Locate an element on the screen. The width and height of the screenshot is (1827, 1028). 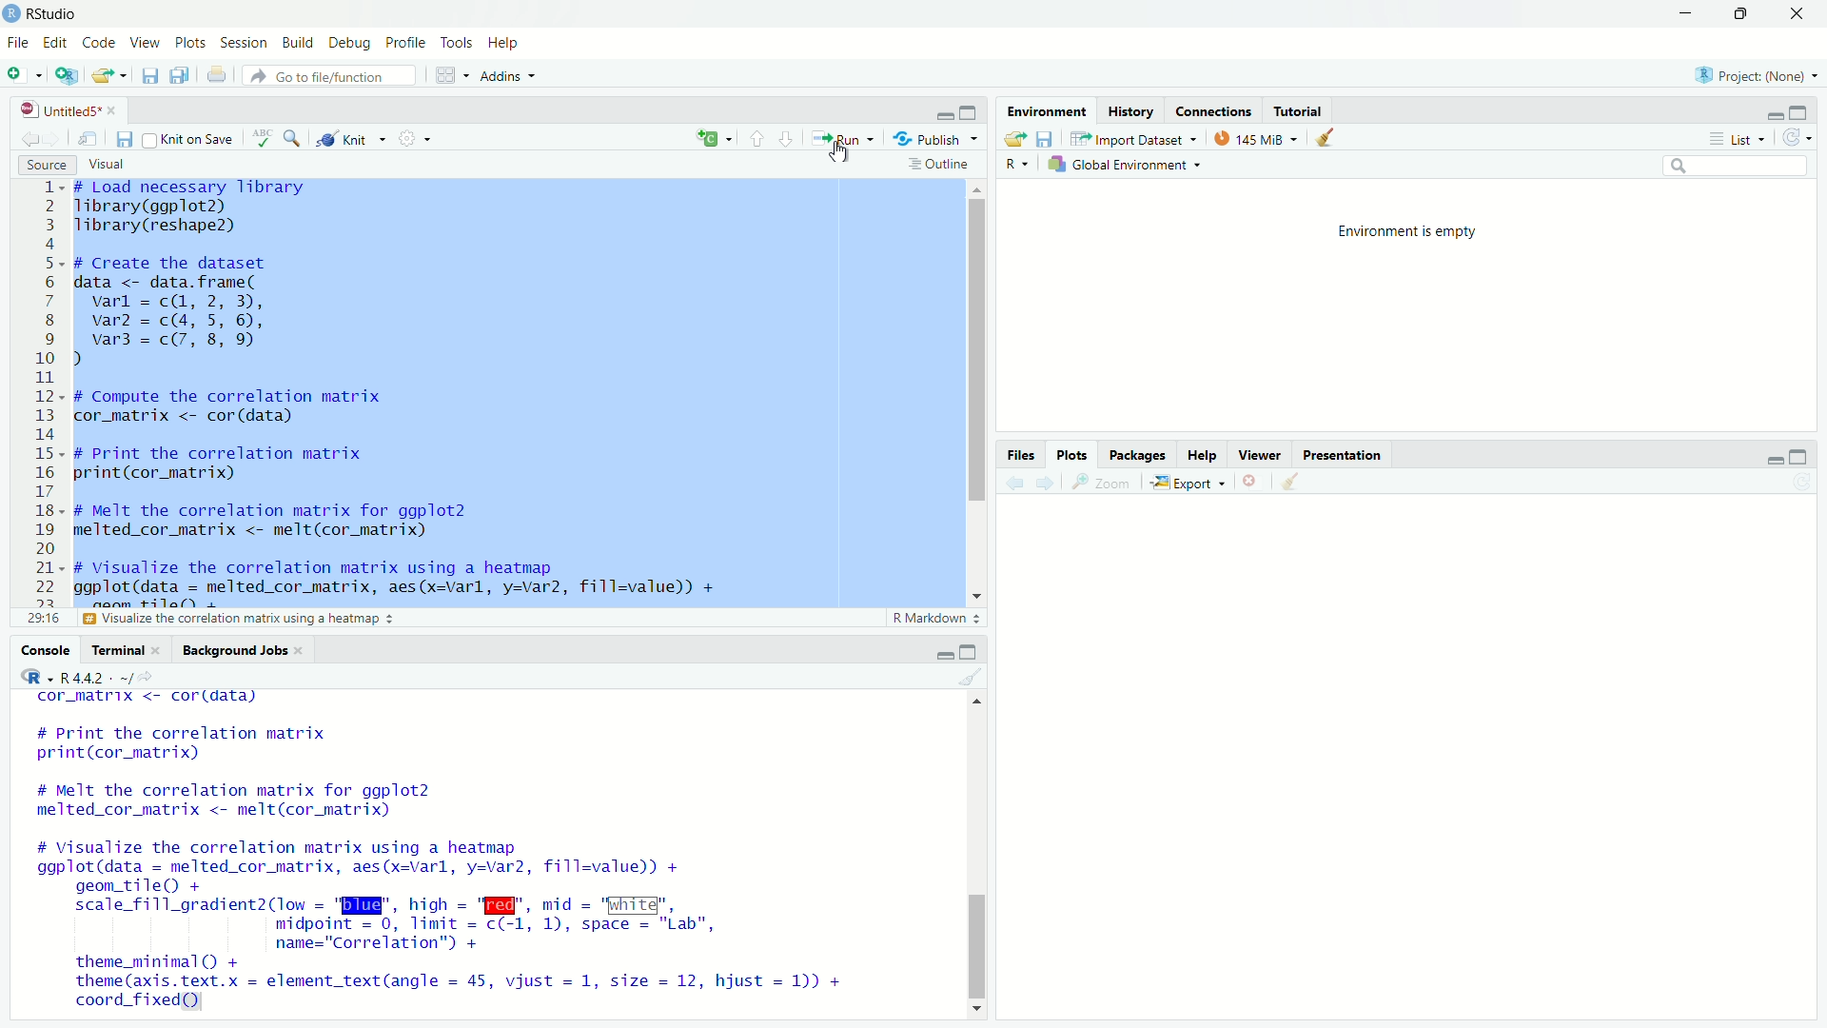
packages is located at coordinates (1134, 454).